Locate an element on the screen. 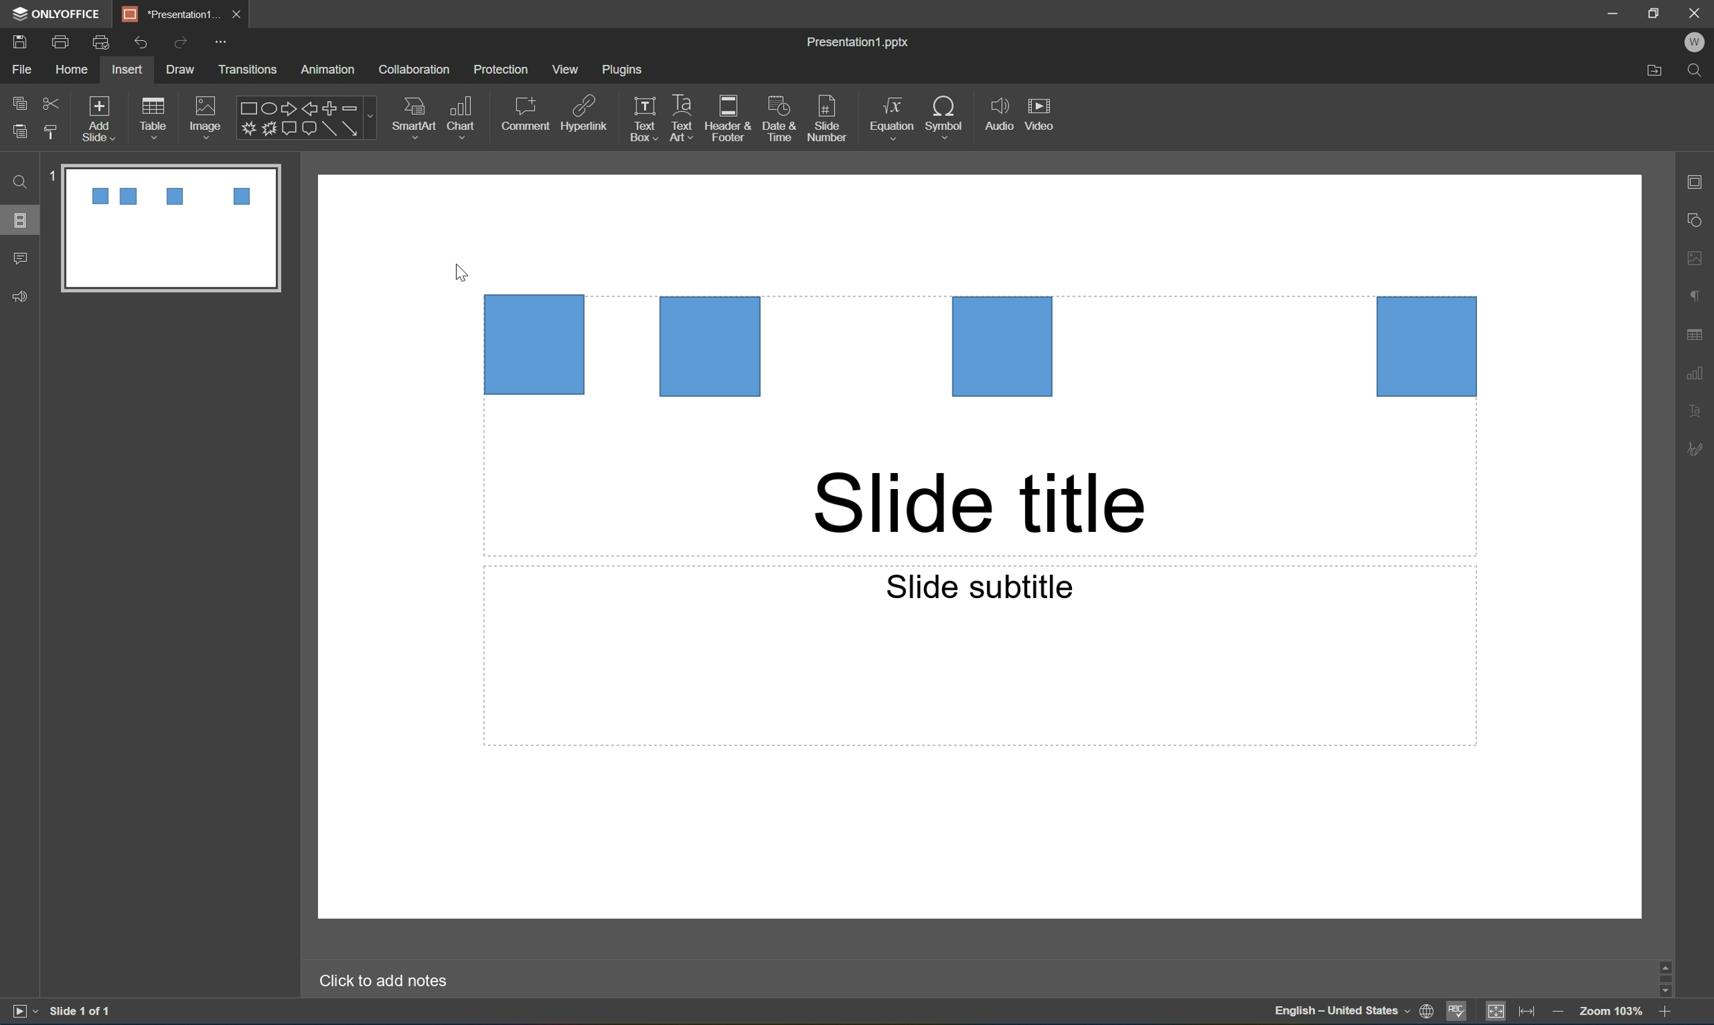 This screenshot has height=1025, width=1714. feedback & support is located at coordinates (19, 297).